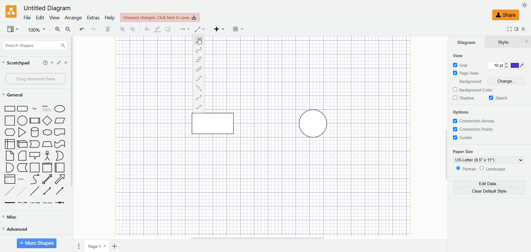 The height and width of the screenshot is (252, 531). Describe the element at coordinates (66, 62) in the screenshot. I see `close` at that location.